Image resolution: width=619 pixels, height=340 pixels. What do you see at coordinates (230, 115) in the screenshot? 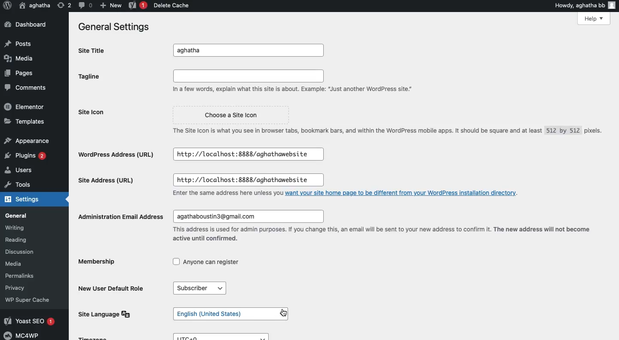
I see `Choose a Site Icon` at bounding box center [230, 115].